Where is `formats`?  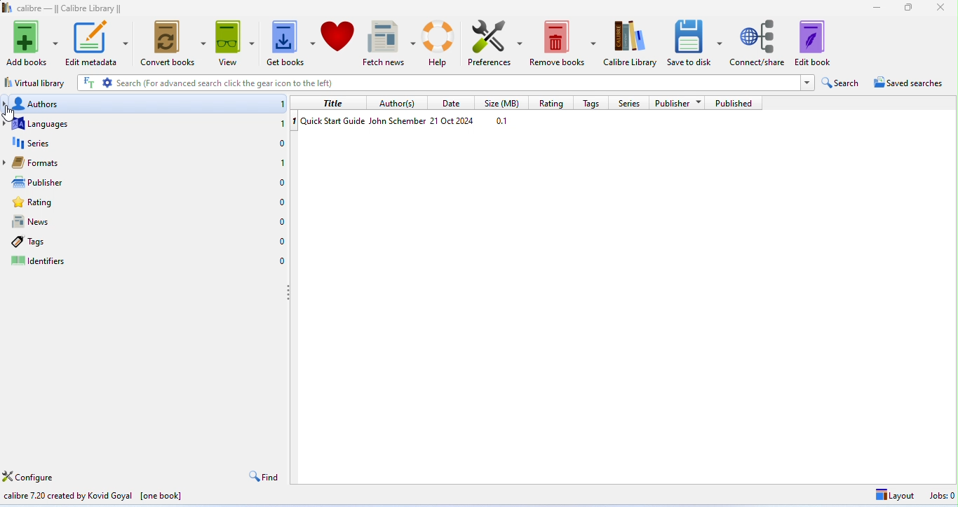
formats is located at coordinates (151, 162).